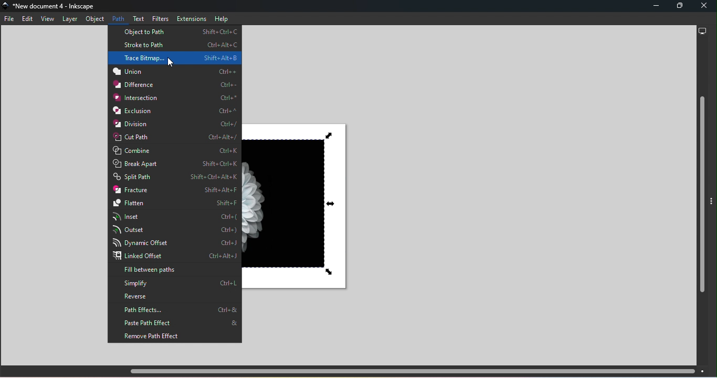 The image size is (717, 378). What do you see at coordinates (175, 217) in the screenshot?
I see `Inset` at bounding box center [175, 217].